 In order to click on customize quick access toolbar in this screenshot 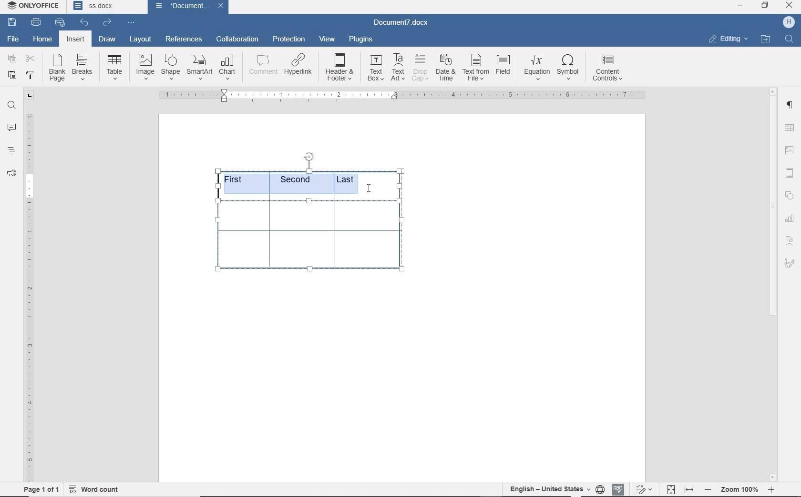, I will do `click(131, 23)`.